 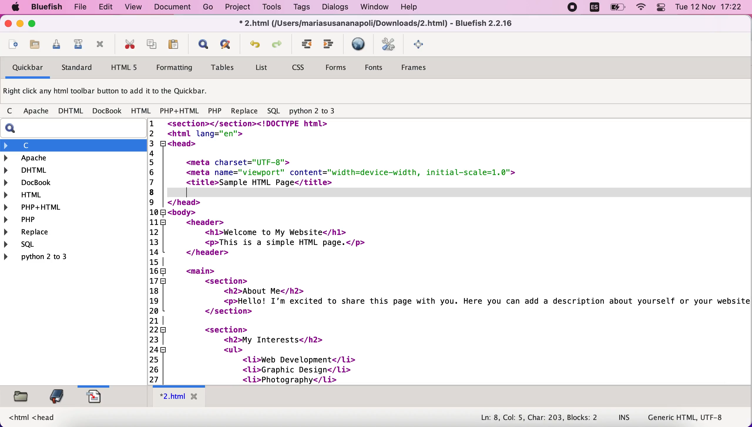 What do you see at coordinates (51, 233) in the screenshot?
I see `replace` at bounding box center [51, 233].